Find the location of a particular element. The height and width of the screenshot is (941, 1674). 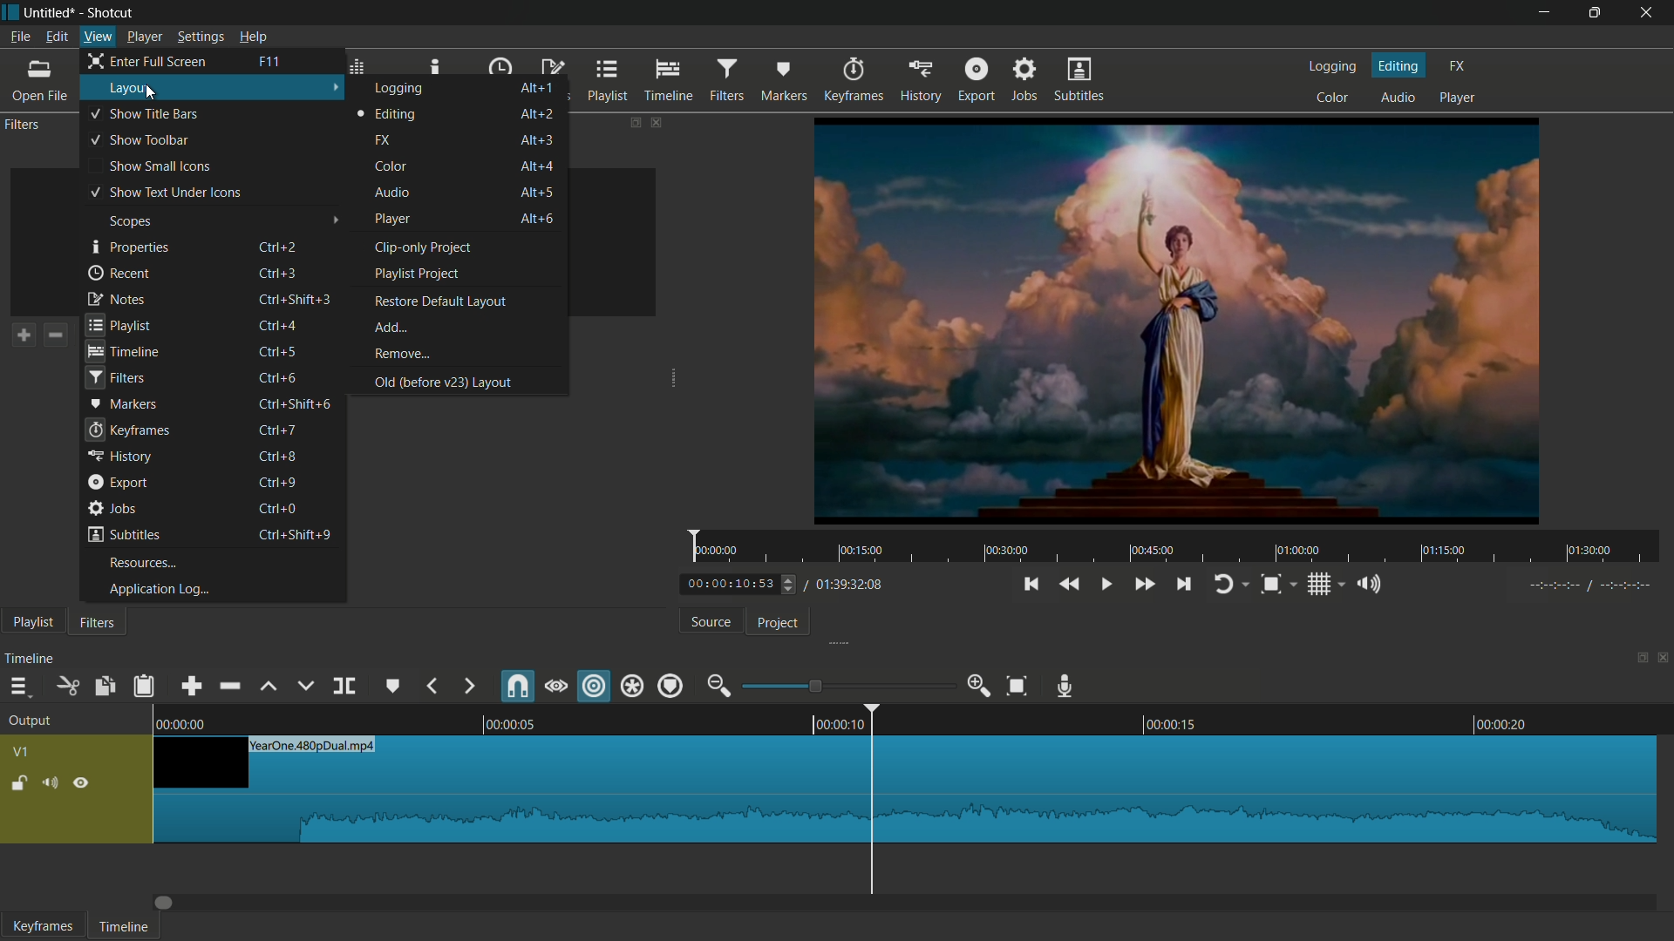

v1 is located at coordinates (20, 754).